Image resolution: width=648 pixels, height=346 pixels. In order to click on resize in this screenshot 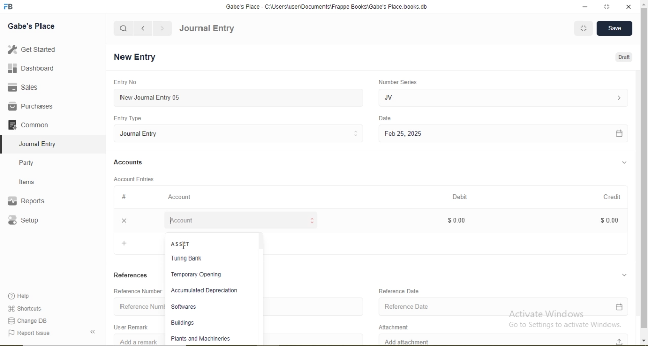, I will do `click(609, 7)`.